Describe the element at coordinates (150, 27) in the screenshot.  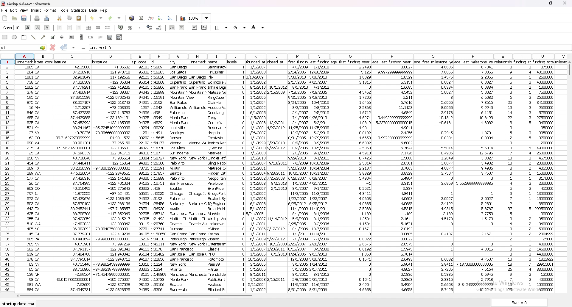
I see `increase decimals` at that location.